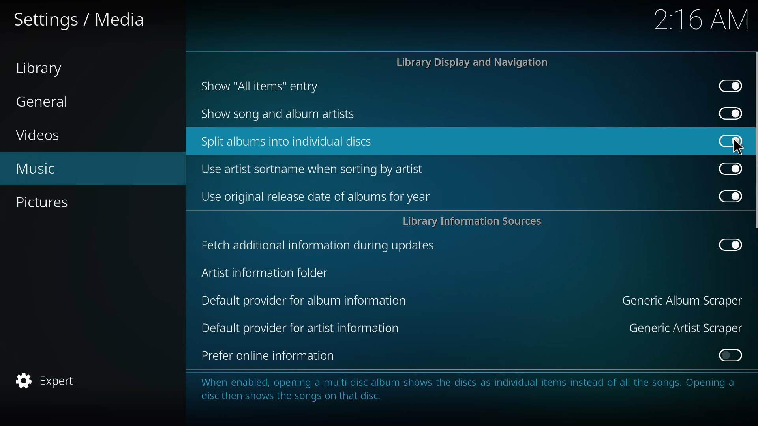 The image size is (758, 426). I want to click on videos, so click(40, 135).